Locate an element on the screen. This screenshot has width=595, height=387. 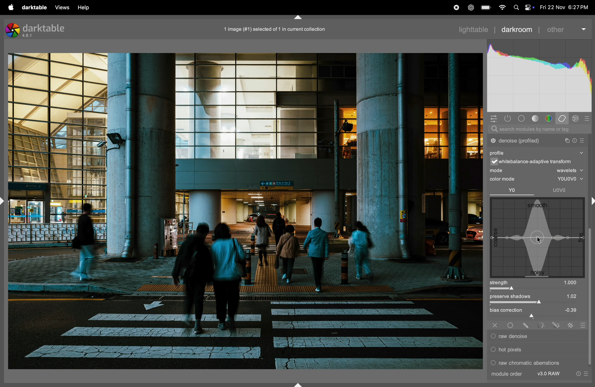
cursor is located at coordinates (540, 239).